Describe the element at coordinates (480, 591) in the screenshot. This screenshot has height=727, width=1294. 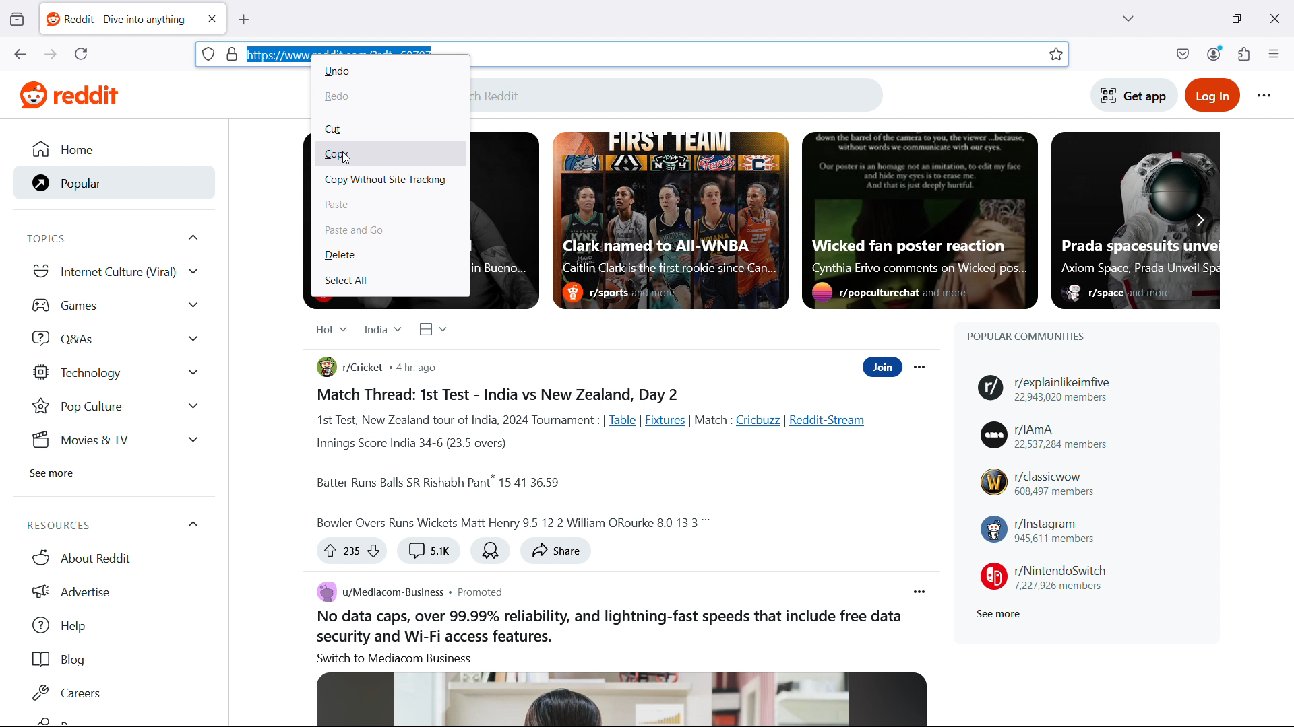
I see `Post type: promoted` at that location.